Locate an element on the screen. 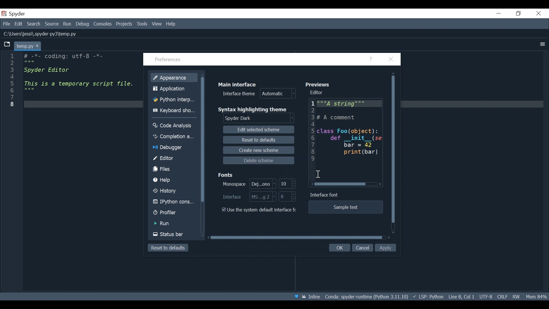  Spyder Desktop Icon is located at coordinates (15, 14).